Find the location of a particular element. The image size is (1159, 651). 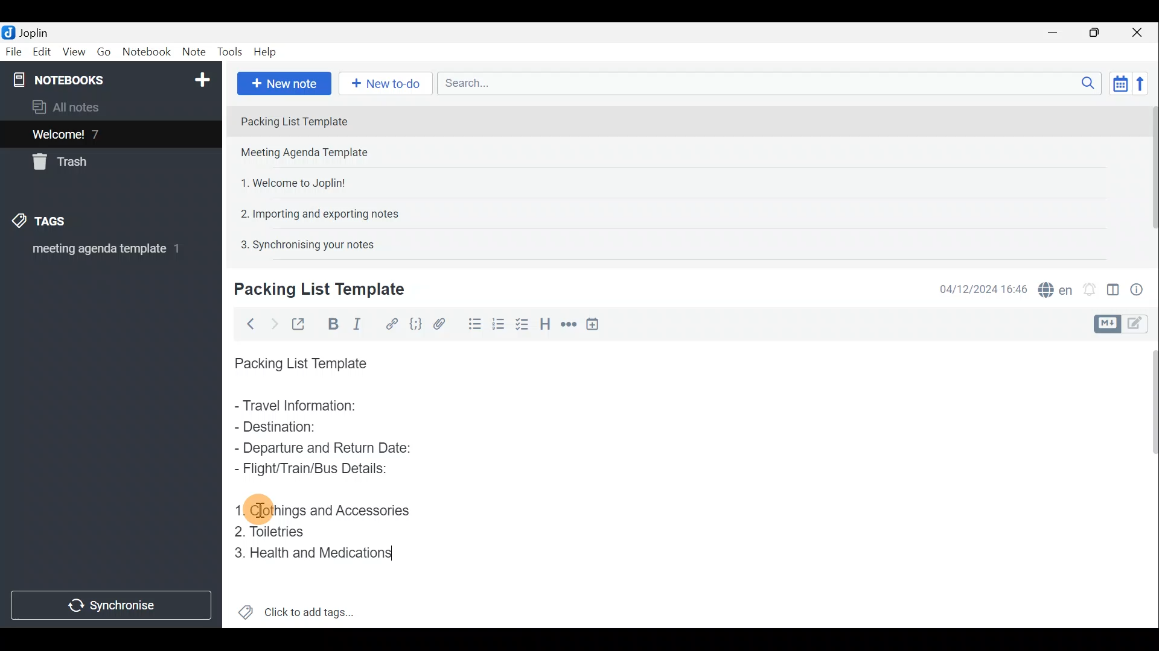

Departure and Return Date: is located at coordinates (323, 447).